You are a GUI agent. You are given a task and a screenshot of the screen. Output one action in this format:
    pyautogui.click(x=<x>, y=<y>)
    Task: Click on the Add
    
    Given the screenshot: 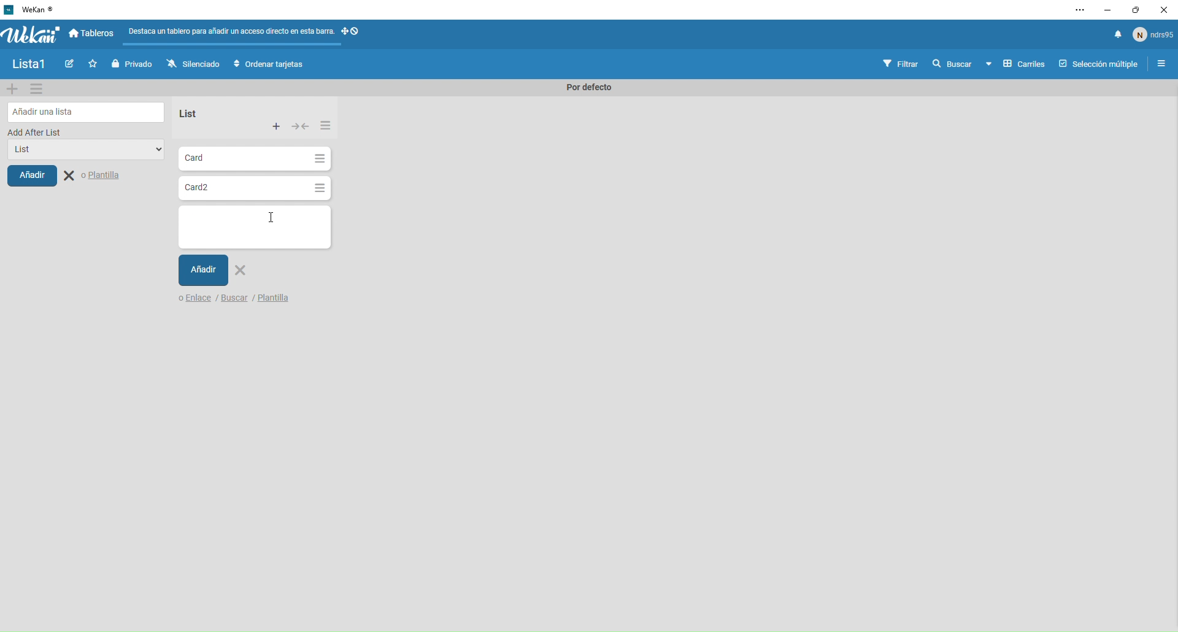 What is the action you would take?
    pyautogui.click(x=32, y=175)
    